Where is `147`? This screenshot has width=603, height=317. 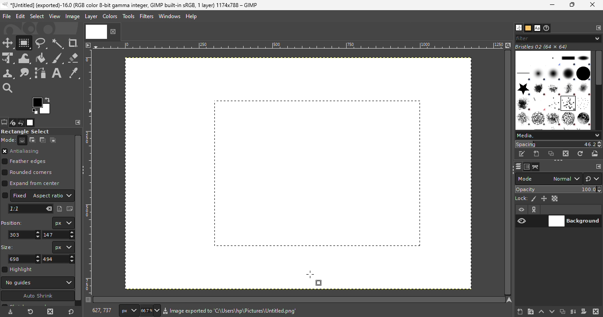 147 is located at coordinates (58, 235).